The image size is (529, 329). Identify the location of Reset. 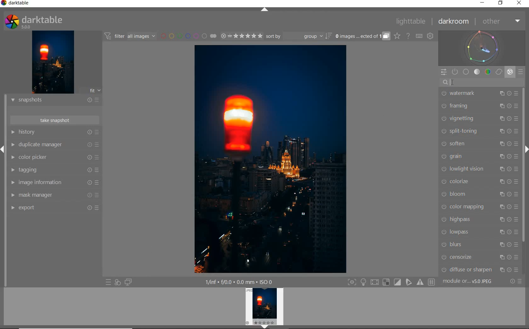
(87, 145).